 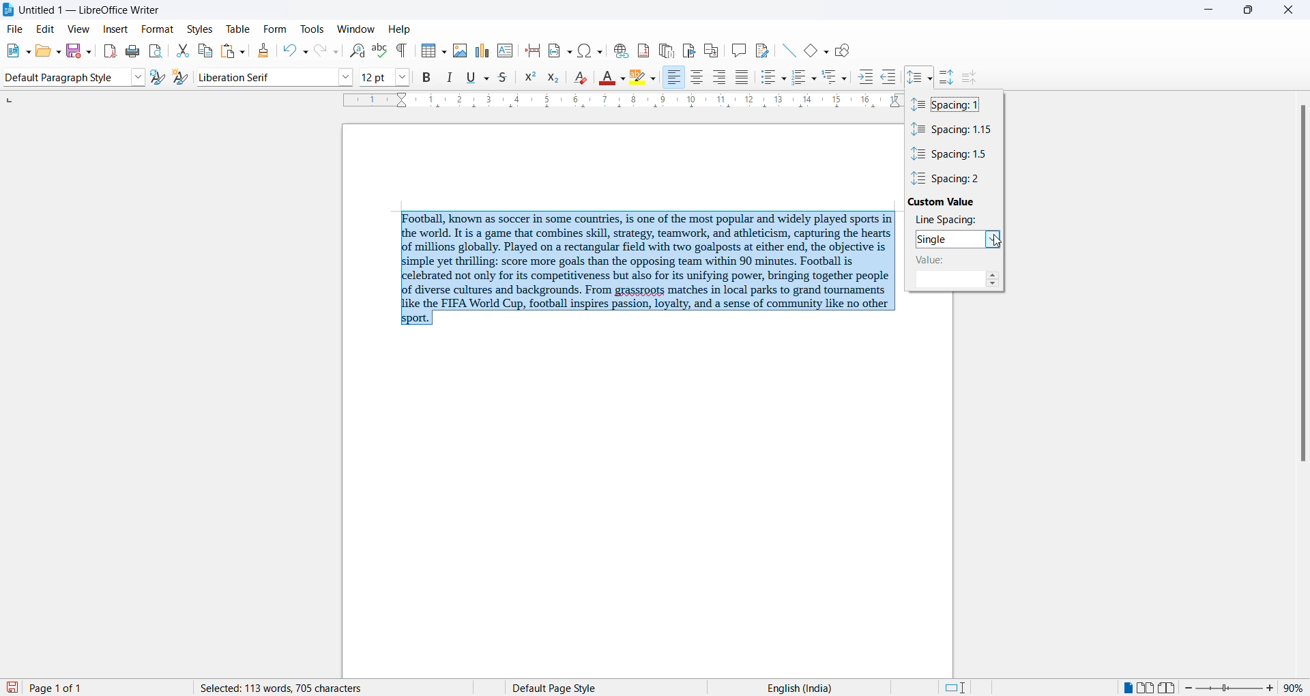 I want to click on superscript, so click(x=531, y=78).